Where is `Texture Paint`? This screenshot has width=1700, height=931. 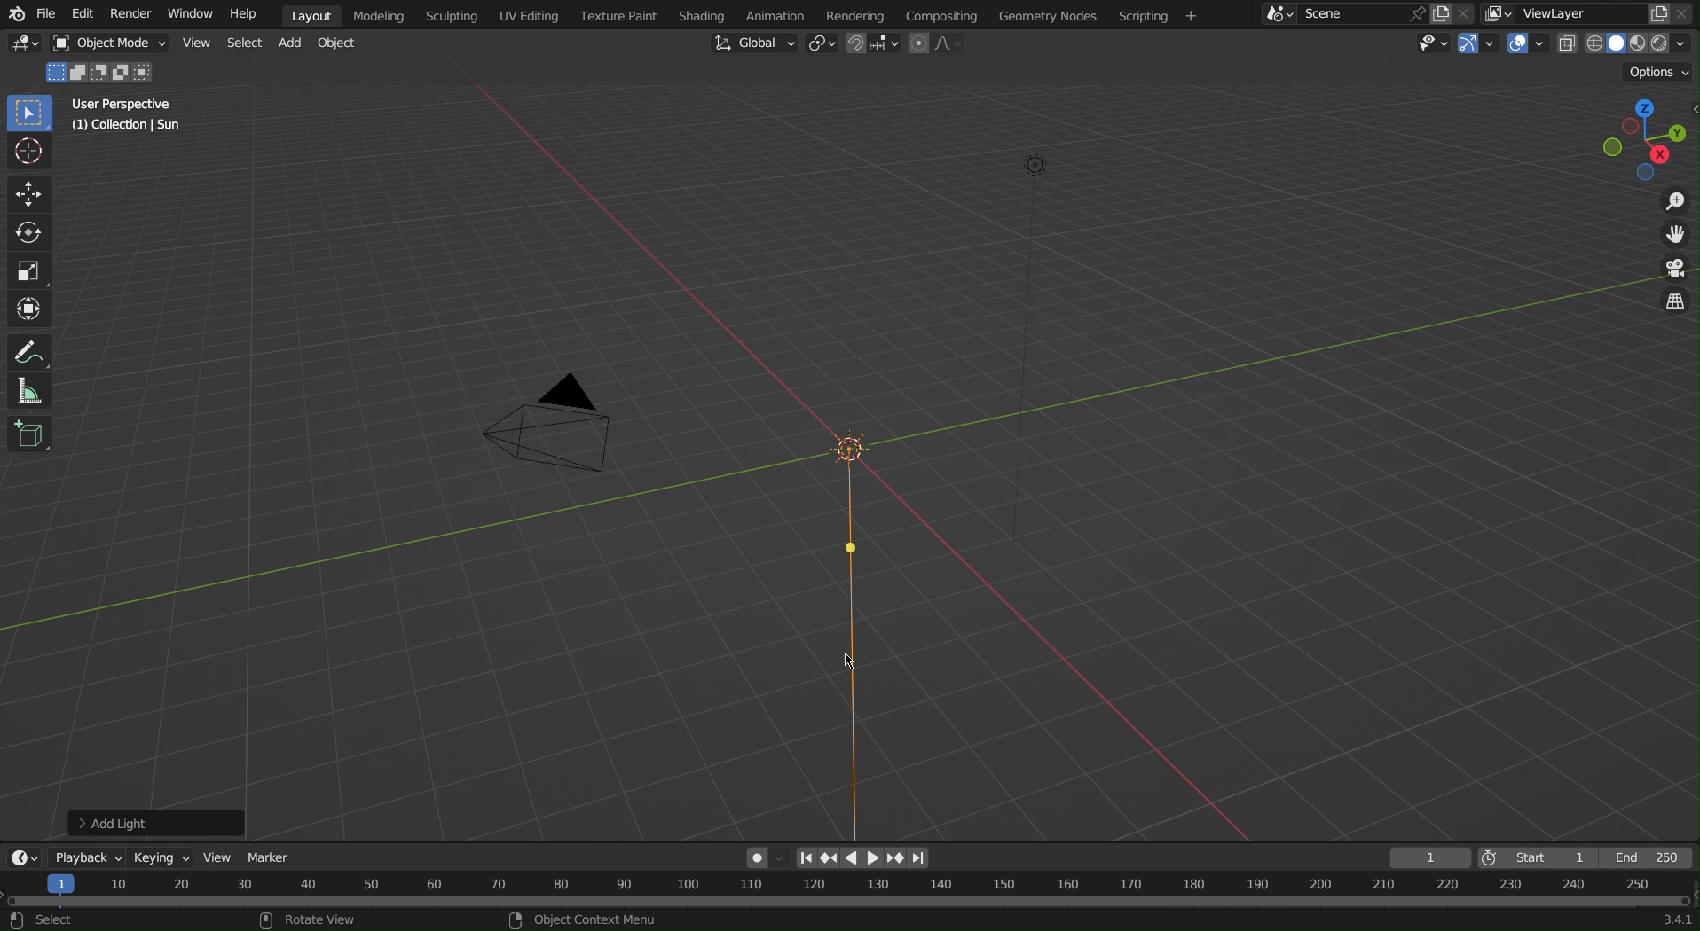
Texture Paint is located at coordinates (618, 15).